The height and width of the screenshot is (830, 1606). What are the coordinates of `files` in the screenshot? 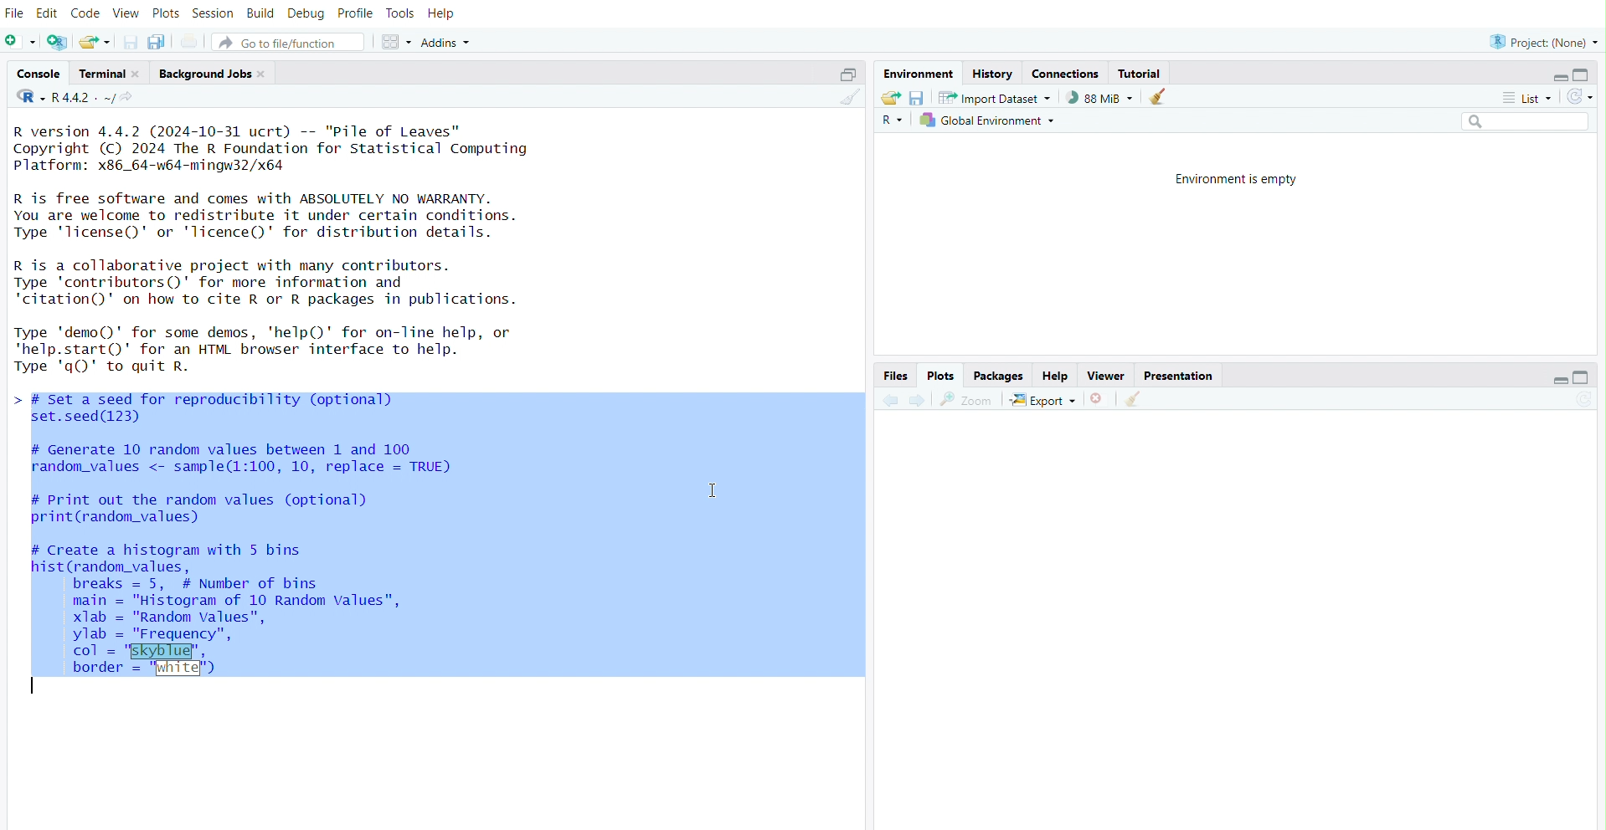 It's located at (896, 377).